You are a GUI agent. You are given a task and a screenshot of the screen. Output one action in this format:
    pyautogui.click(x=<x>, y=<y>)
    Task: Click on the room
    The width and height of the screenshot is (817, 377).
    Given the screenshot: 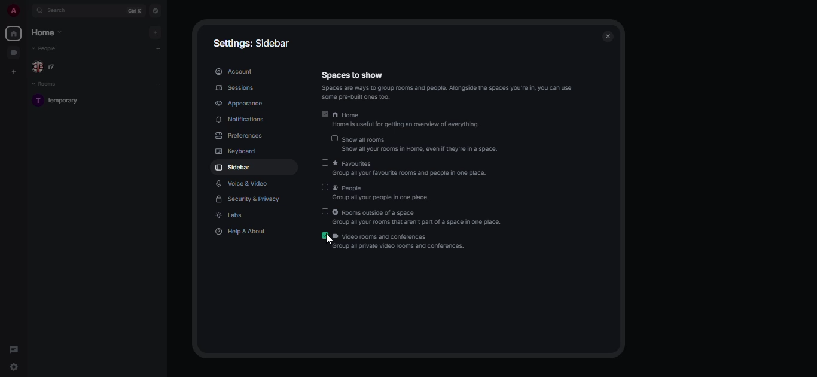 What is the action you would take?
    pyautogui.click(x=59, y=101)
    